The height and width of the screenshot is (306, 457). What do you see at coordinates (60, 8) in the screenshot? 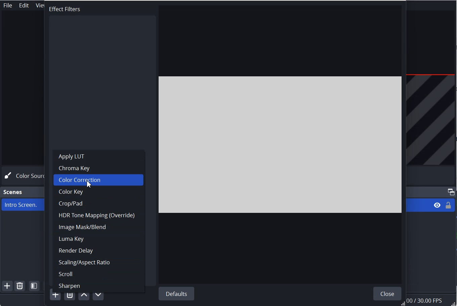
I see `Text` at bounding box center [60, 8].